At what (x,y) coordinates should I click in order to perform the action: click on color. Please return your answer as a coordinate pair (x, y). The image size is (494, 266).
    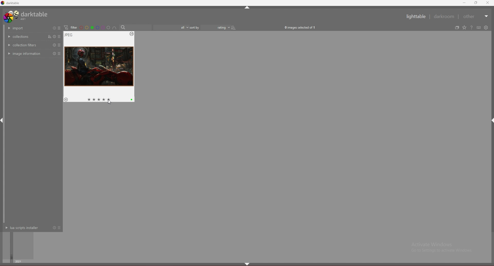
    Looking at the image, I should click on (132, 100).